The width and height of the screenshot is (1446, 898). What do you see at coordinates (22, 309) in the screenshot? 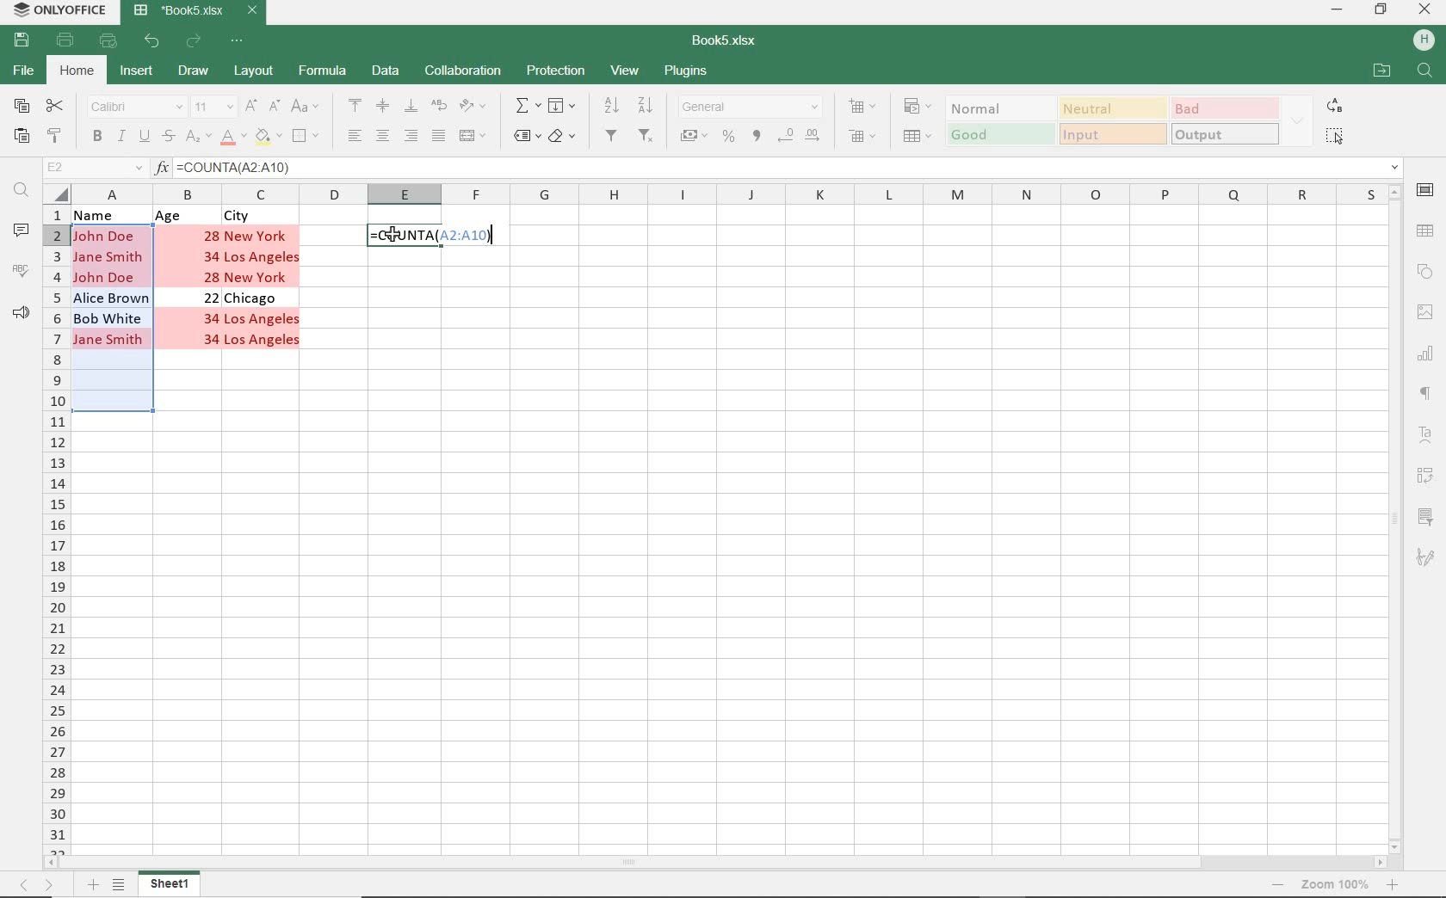
I see `FEEDBACK & SUPPORT` at bounding box center [22, 309].